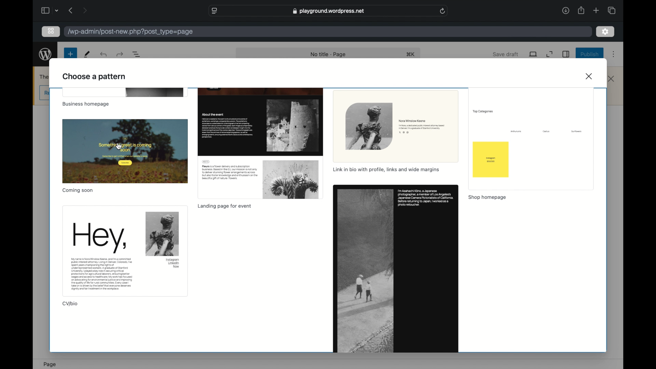  What do you see at coordinates (95, 77) in the screenshot?
I see `choose a pattern` at bounding box center [95, 77].